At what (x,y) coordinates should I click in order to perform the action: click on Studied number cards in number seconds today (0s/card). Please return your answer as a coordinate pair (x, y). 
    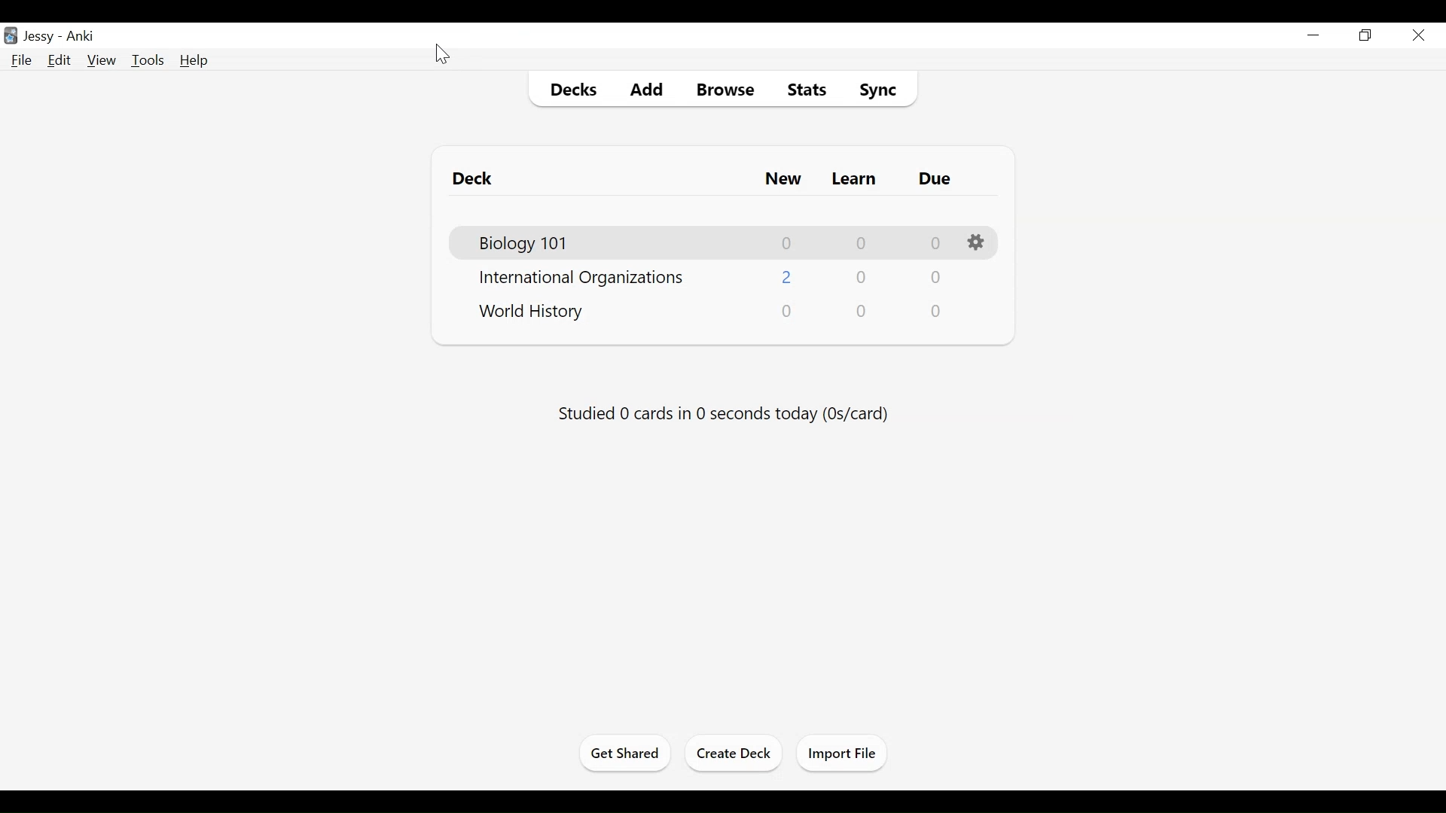
    Looking at the image, I should click on (729, 413).